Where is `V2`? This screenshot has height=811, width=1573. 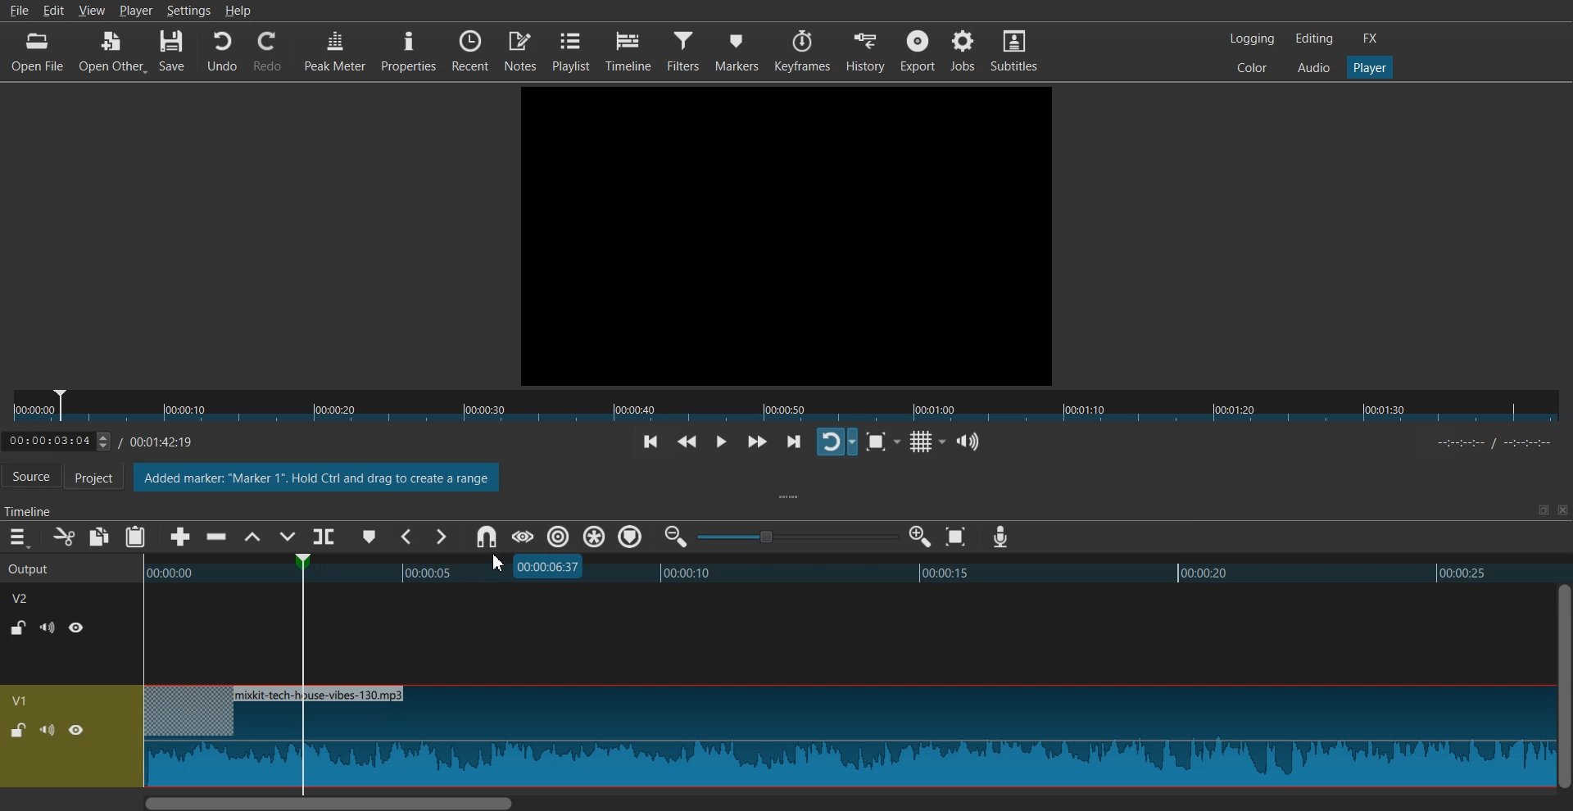
V2 is located at coordinates (29, 596).